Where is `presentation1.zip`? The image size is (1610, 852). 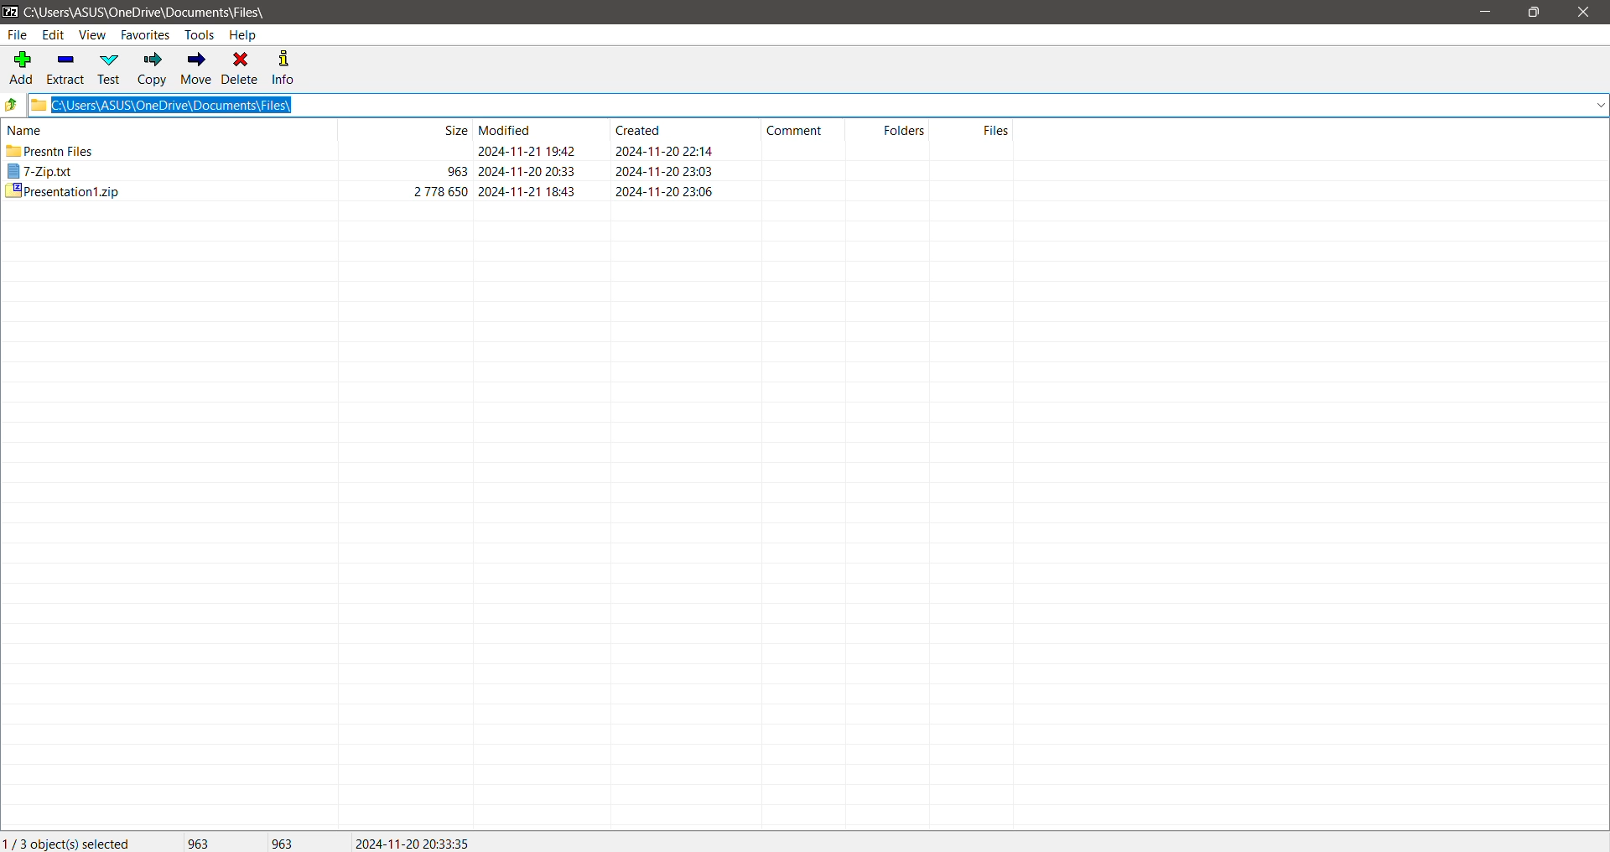 presentation1.zip is located at coordinates (63, 190).